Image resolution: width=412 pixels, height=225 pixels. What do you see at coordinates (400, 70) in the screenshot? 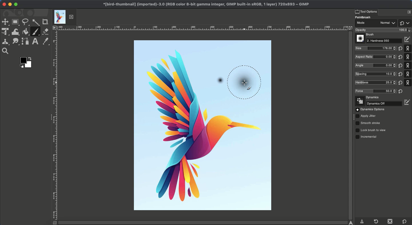
I see `Reset` at bounding box center [400, 70].